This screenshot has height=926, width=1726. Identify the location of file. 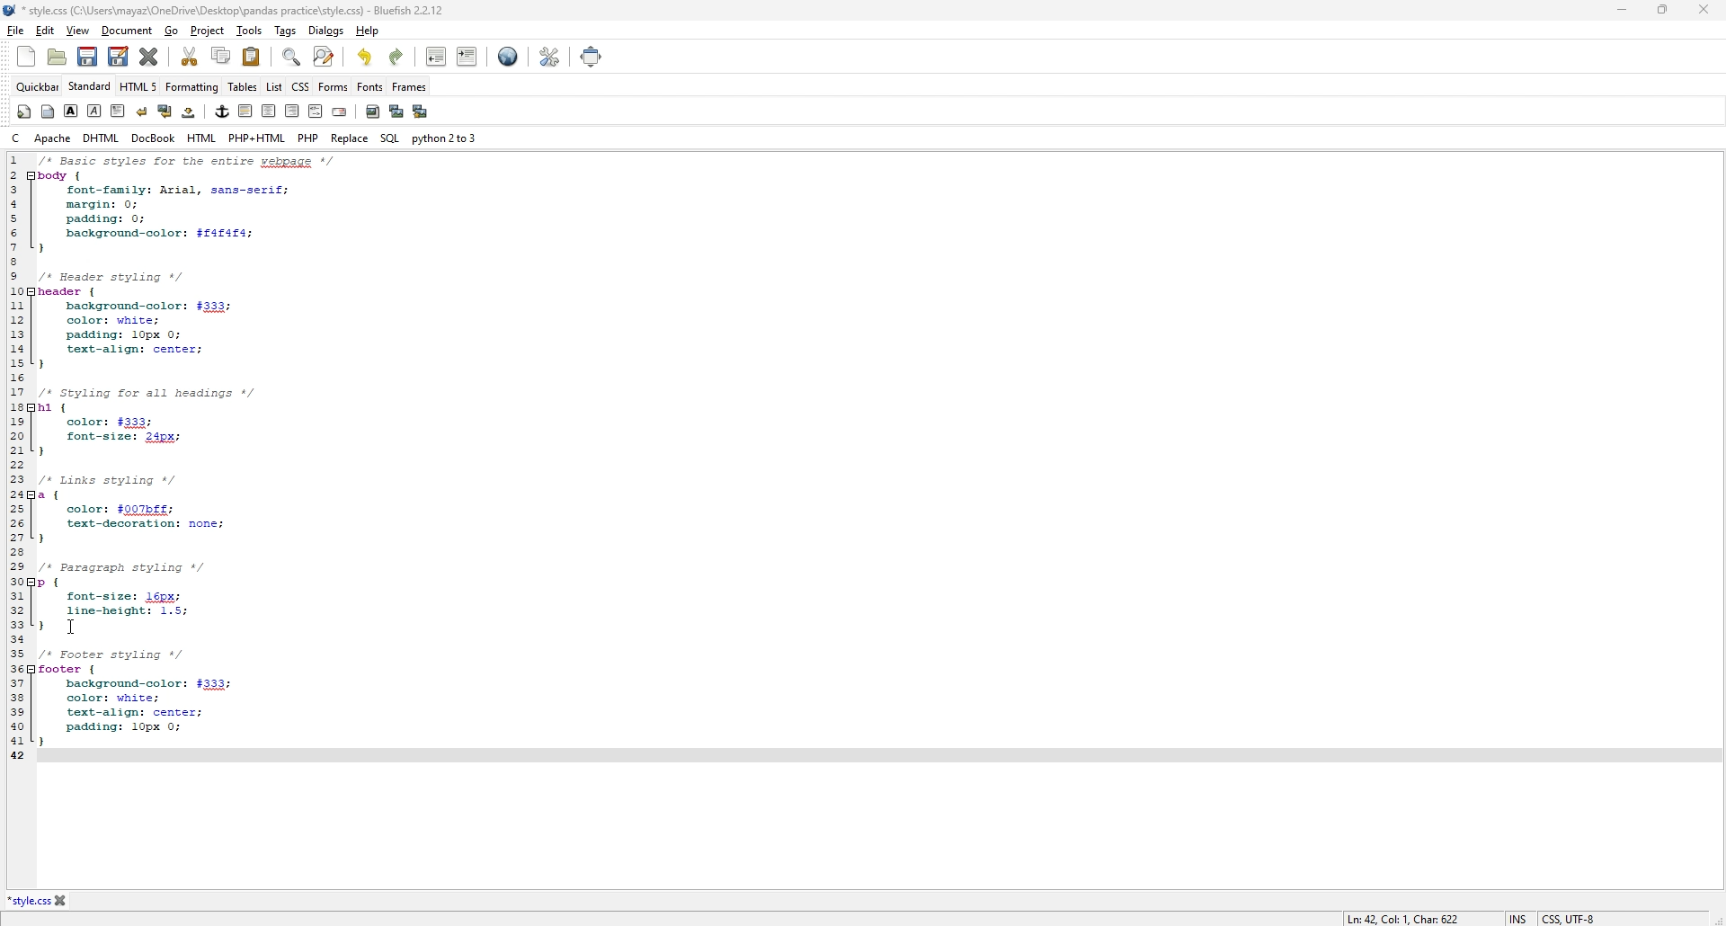
(15, 31).